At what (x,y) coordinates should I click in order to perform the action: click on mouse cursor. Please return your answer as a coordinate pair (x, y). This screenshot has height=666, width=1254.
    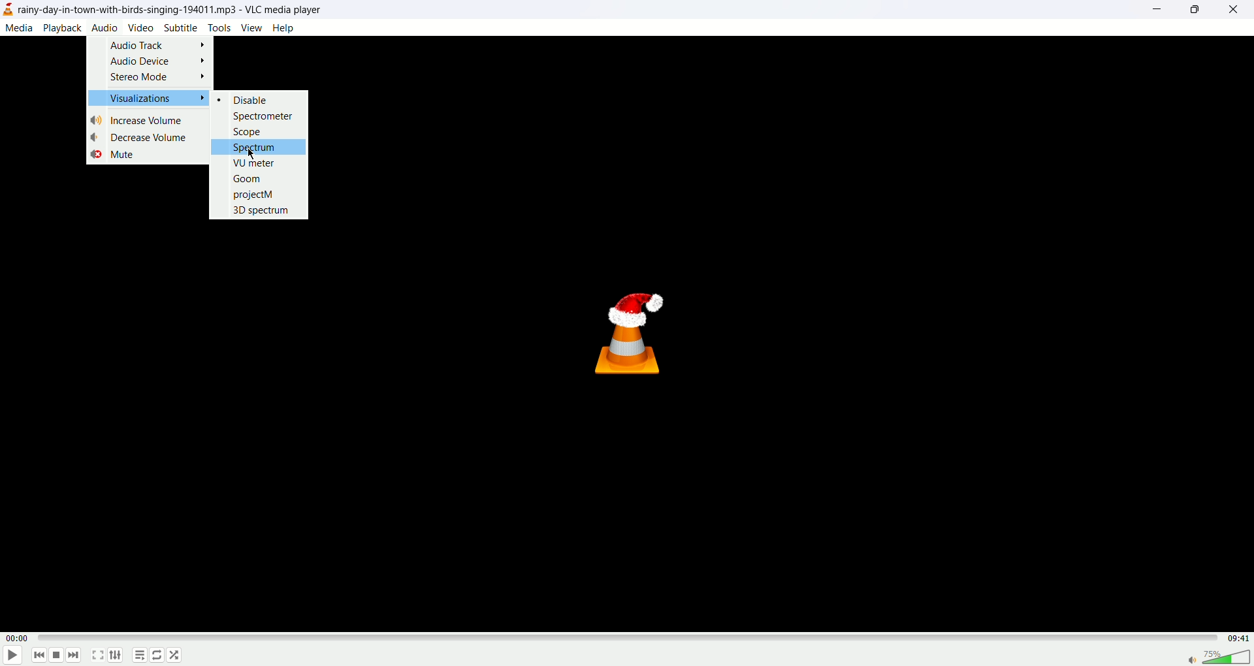
    Looking at the image, I should click on (251, 152).